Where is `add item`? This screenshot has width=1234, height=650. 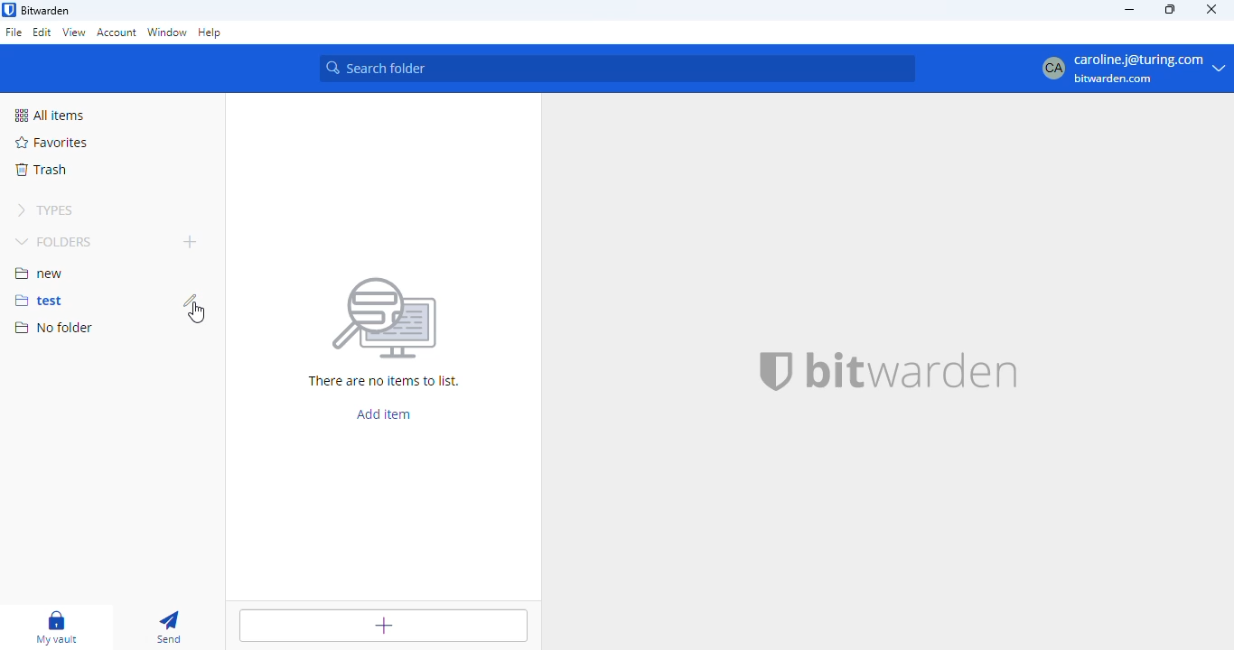 add item is located at coordinates (383, 626).